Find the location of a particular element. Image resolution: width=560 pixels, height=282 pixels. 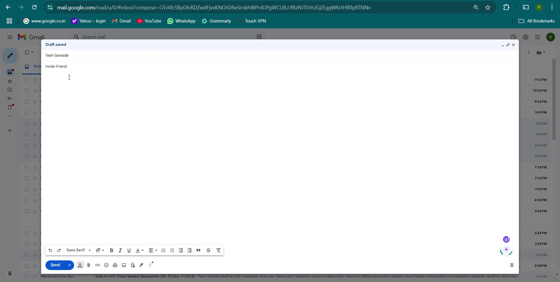

Underline is located at coordinates (129, 250).